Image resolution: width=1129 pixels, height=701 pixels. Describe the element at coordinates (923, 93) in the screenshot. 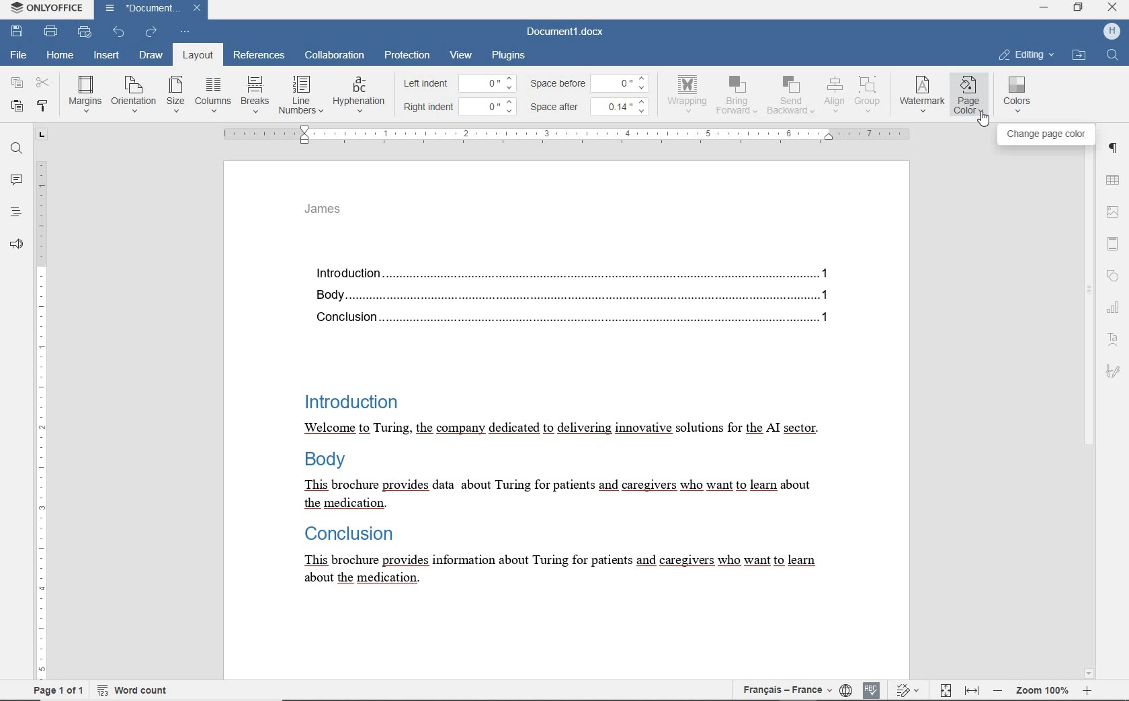

I see `watermark` at that location.